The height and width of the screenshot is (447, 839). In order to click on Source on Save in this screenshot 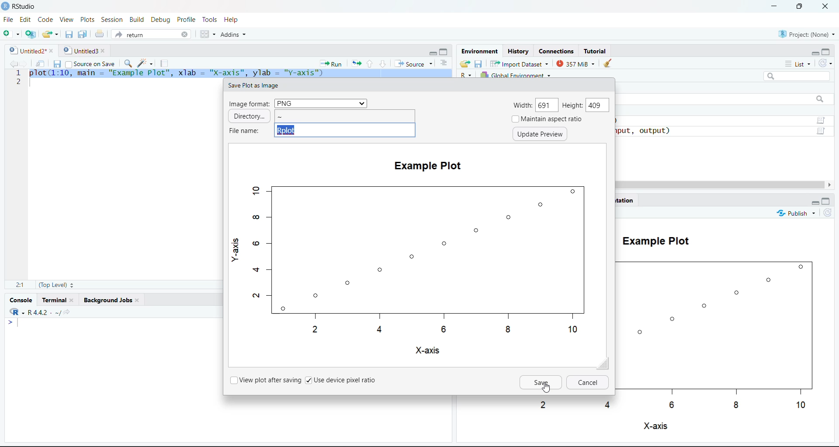, I will do `click(90, 63)`.